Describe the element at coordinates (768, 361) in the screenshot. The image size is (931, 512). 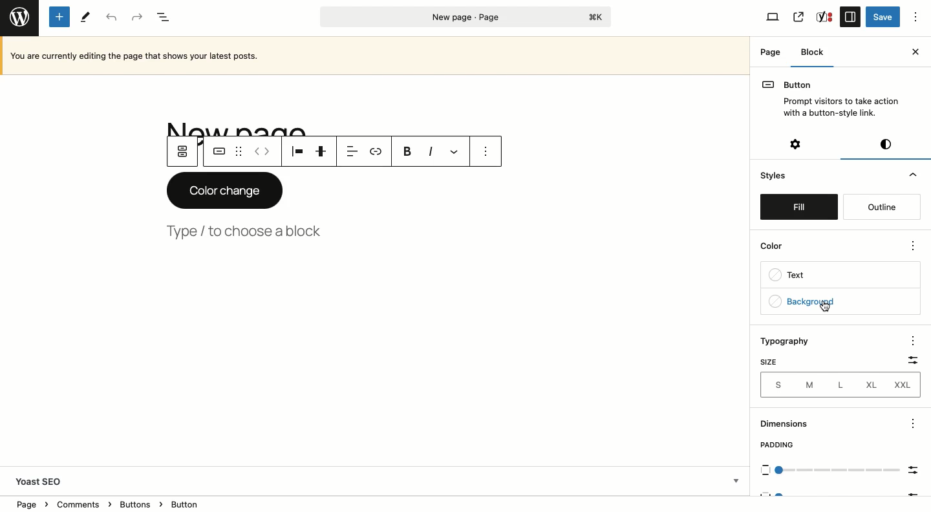
I see `Size` at that location.